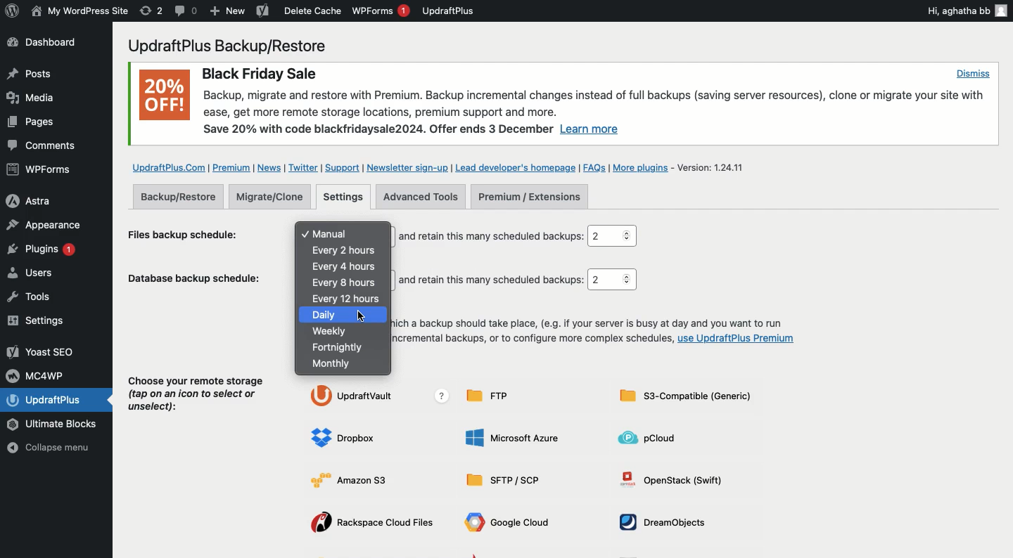  Describe the element at coordinates (233, 168) in the screenshot. I see `Premium ` at that location.